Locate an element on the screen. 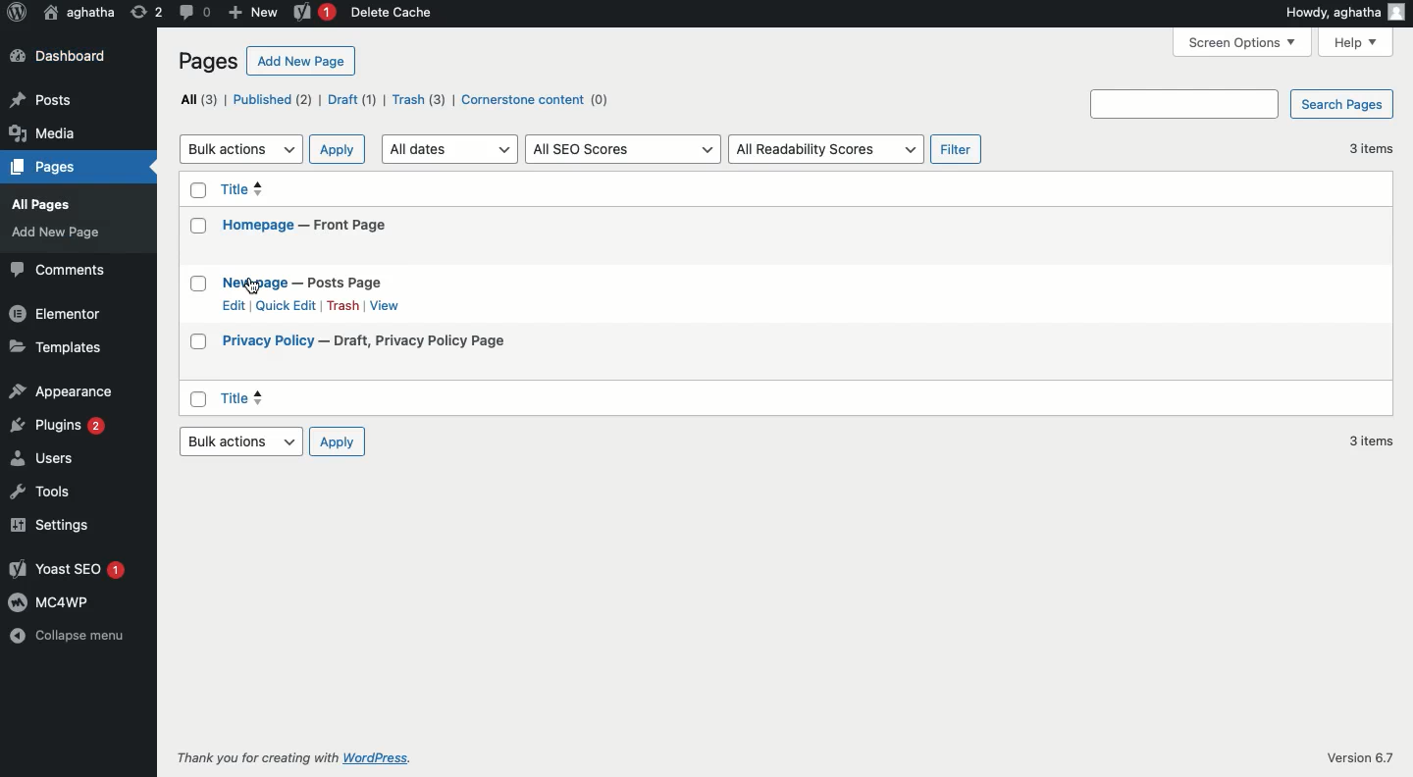  cursor is located at coordinates (255, 286).